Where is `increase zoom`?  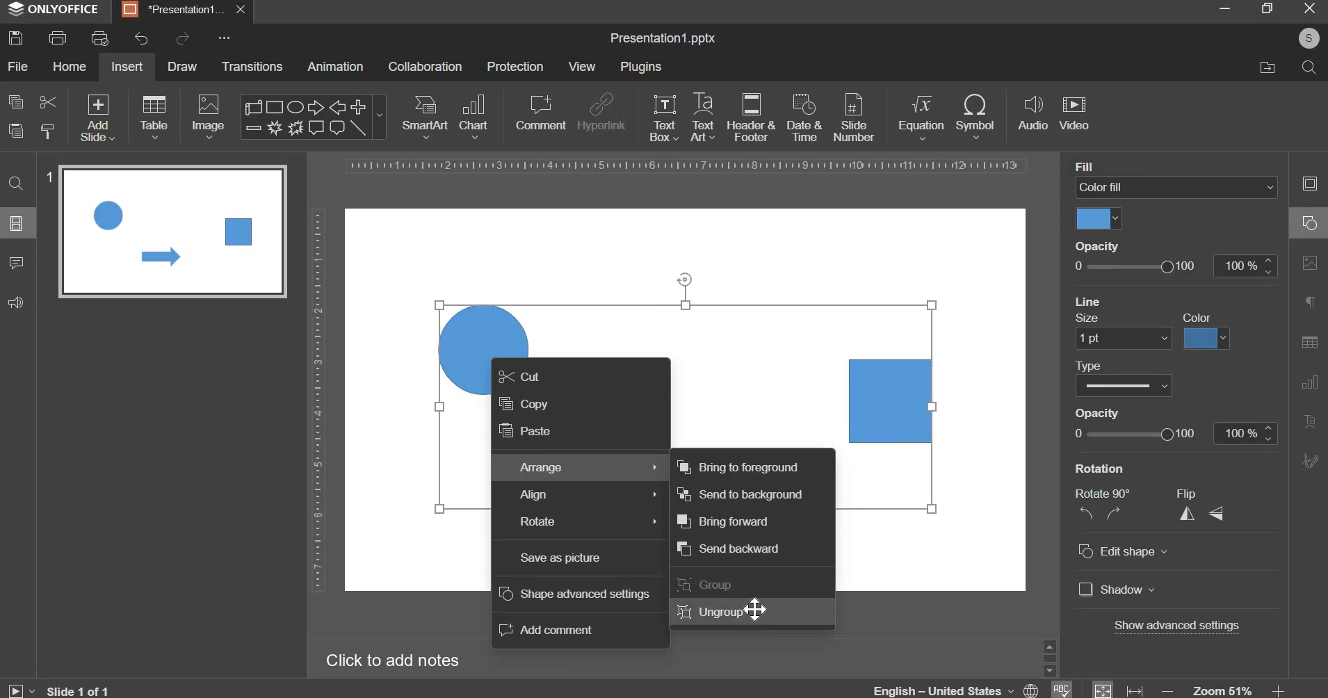
increase zoom is located at coordinates (1280, 690).